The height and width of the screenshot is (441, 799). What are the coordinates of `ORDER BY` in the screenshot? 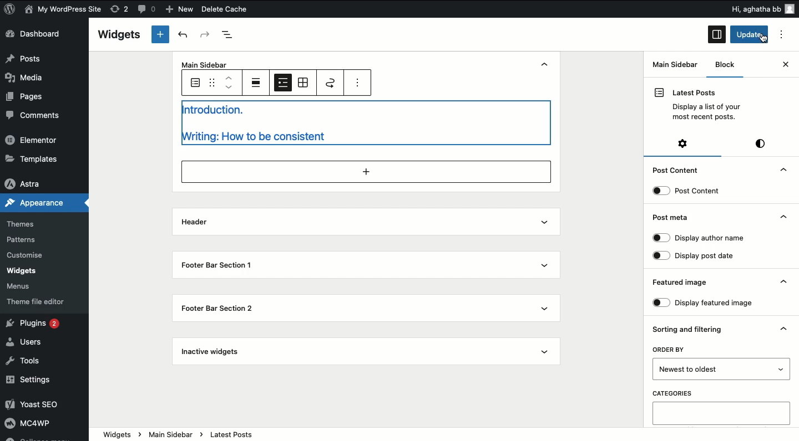 It's located at (673, 350).